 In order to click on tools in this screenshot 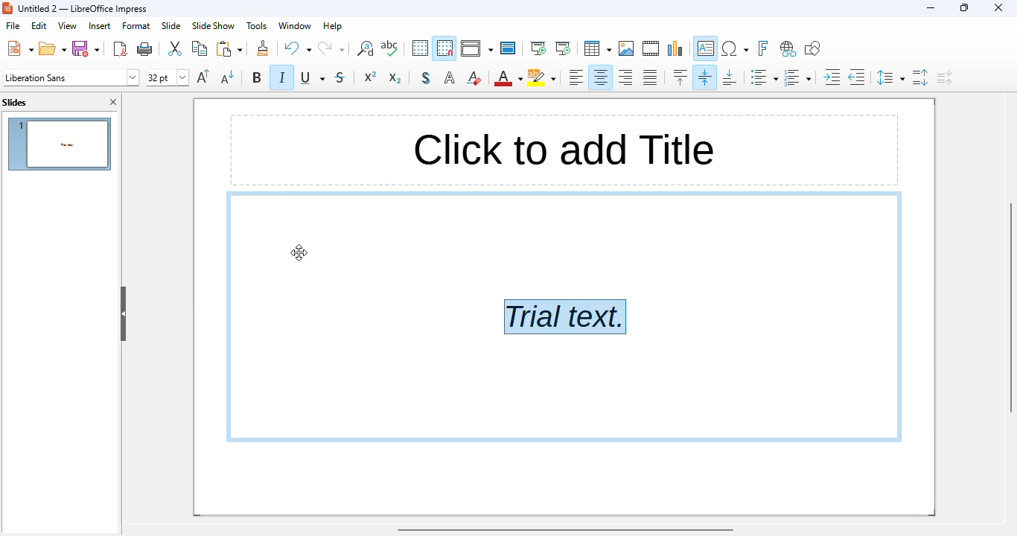, I will do `click(256, 25)`.